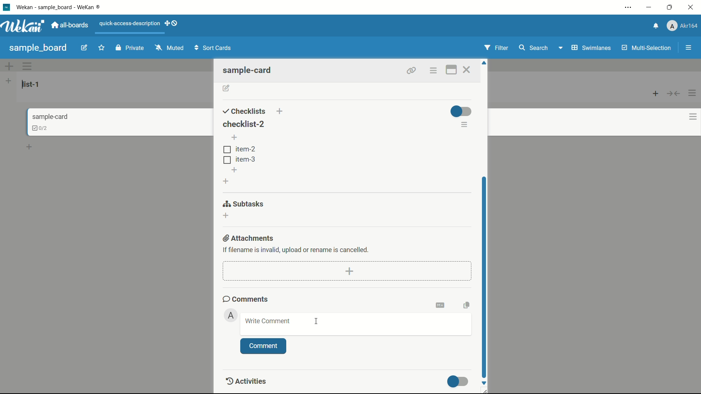 This screenshot has width=701, height=394. I want to click on swimlane actions, so click(28, 66).